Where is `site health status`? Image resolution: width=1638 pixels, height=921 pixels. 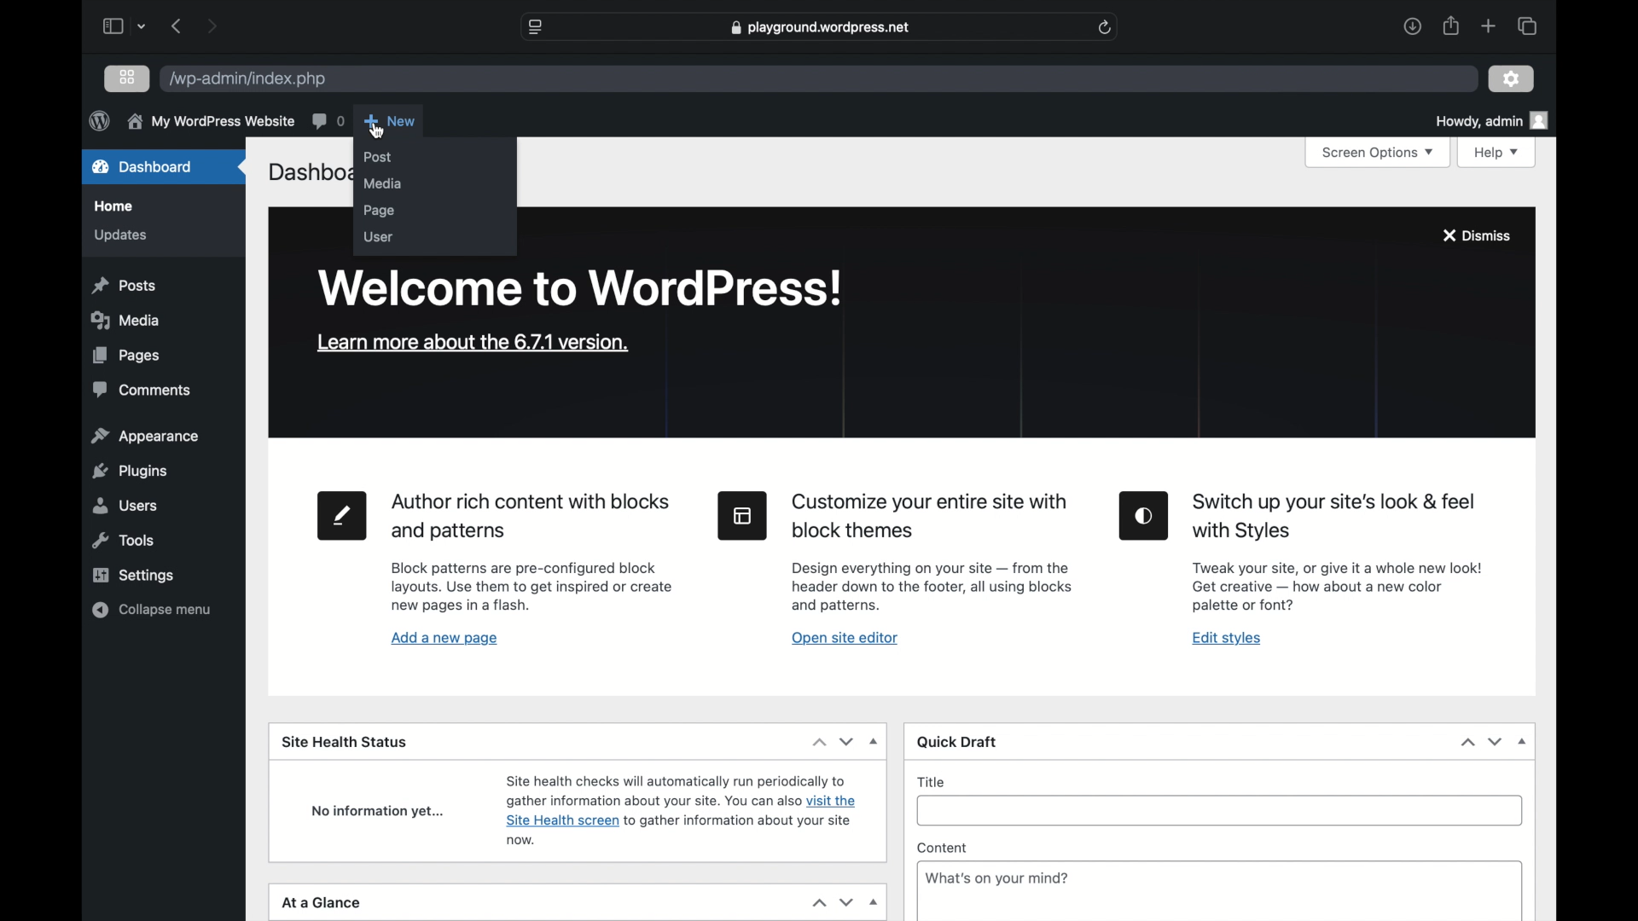 site health status is located at coordinates (345, 744).